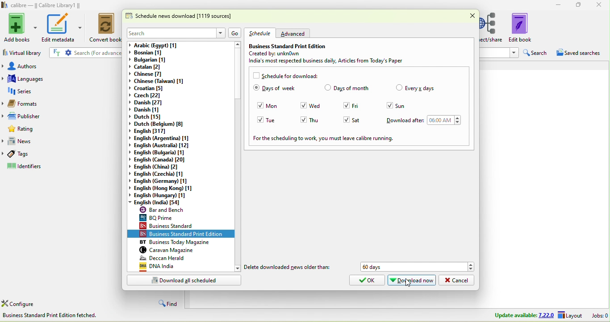 Image resolution: width=610 pixels, height=322 pixels. I want to click on download after, so click(405, 120).